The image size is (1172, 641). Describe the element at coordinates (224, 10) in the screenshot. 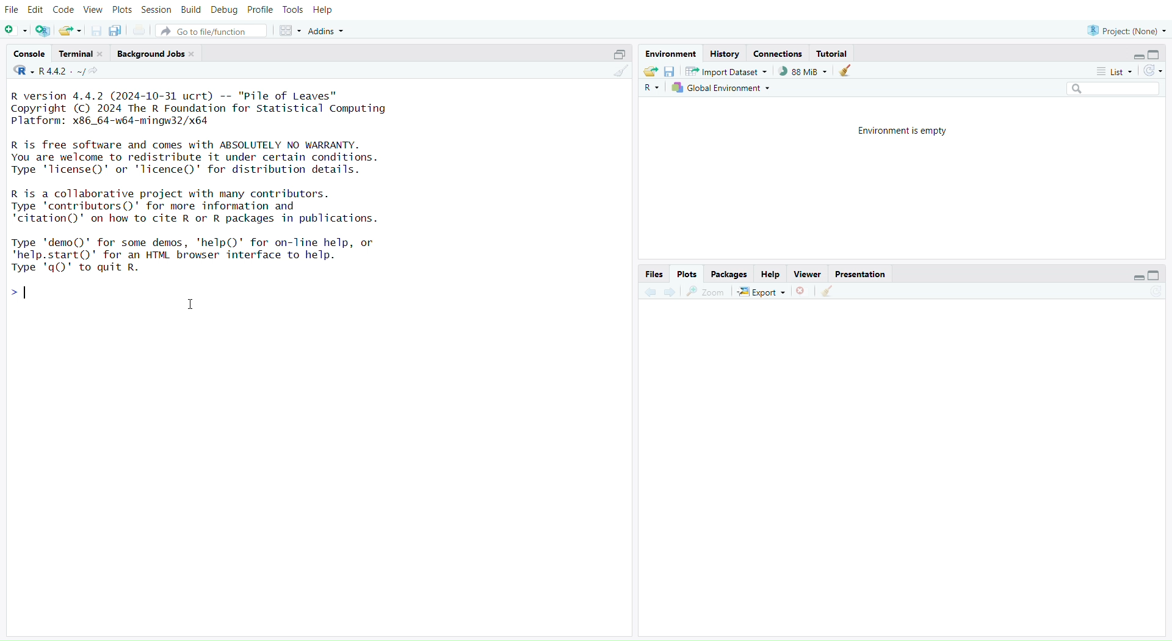

I see `debug` at that location.